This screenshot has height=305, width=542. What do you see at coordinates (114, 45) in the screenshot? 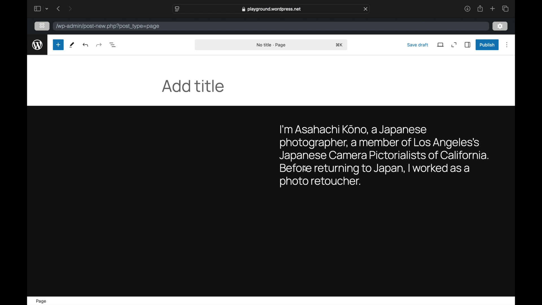
I see `document overview` at bounding box center [114, 45].